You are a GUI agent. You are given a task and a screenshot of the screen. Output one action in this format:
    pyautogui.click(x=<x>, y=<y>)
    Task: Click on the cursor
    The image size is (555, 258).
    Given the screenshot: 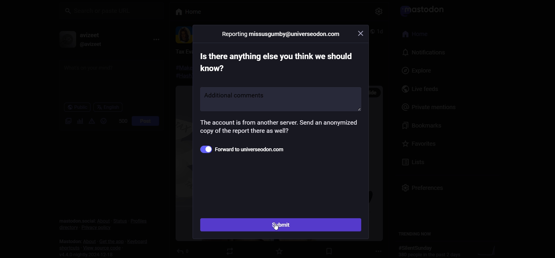 What is the action you would take?
    pyautogui.click(x=277, y=229)
    